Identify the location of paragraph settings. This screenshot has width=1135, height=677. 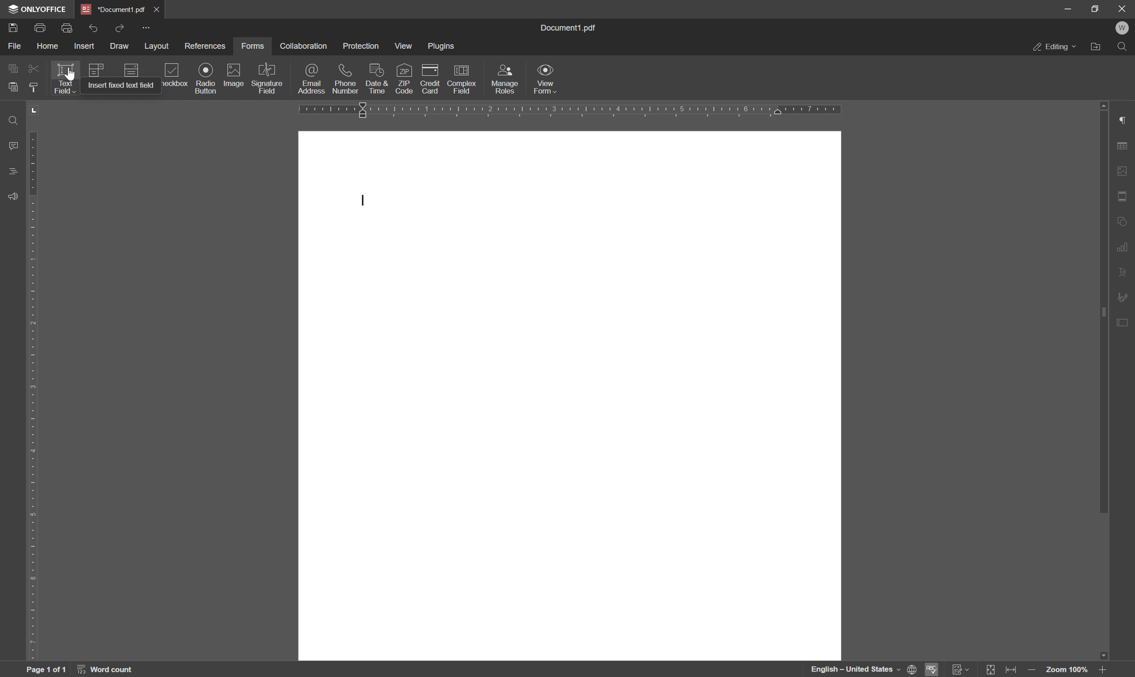
(1125, 120).